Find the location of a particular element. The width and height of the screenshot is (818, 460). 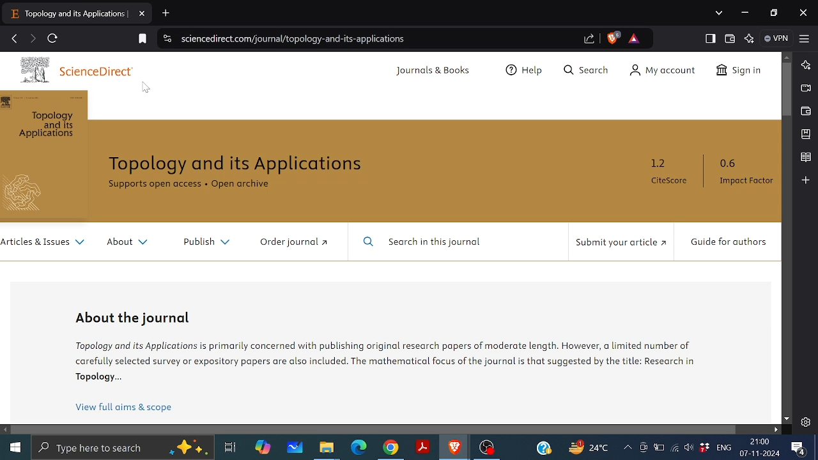

Add bookmark is located at coordinates (143, 38).